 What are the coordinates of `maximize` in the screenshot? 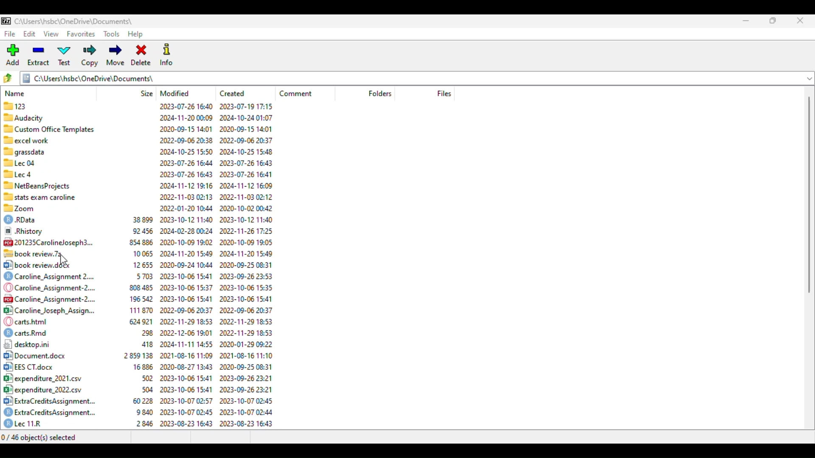 It's located at (773, 21).